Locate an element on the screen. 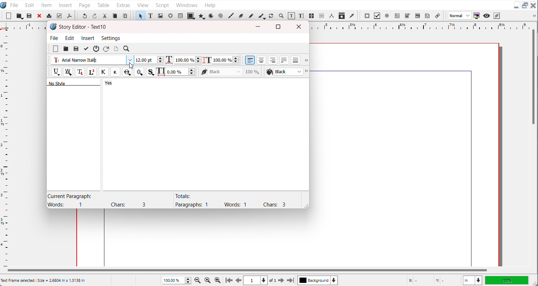 The height and width of the screenshot is (286, 538). Text Frame is located at coordinates (151, 15).